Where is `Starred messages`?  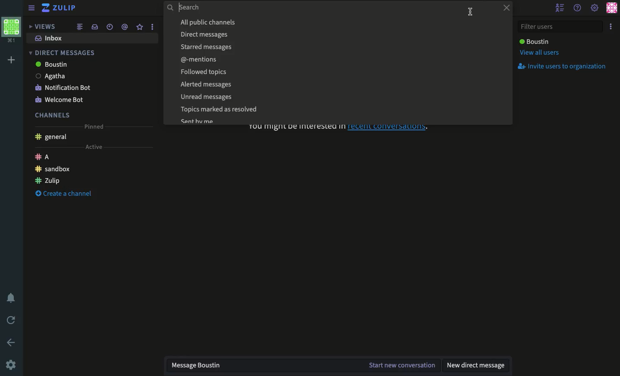 Starred messages is located at coordinates (339, 47).